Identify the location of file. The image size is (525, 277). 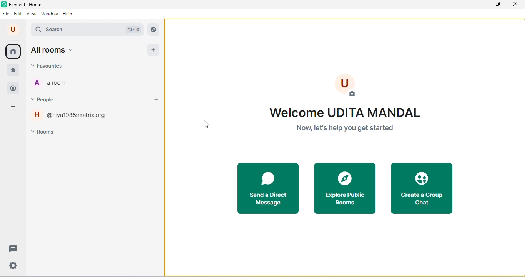
(6, 13).